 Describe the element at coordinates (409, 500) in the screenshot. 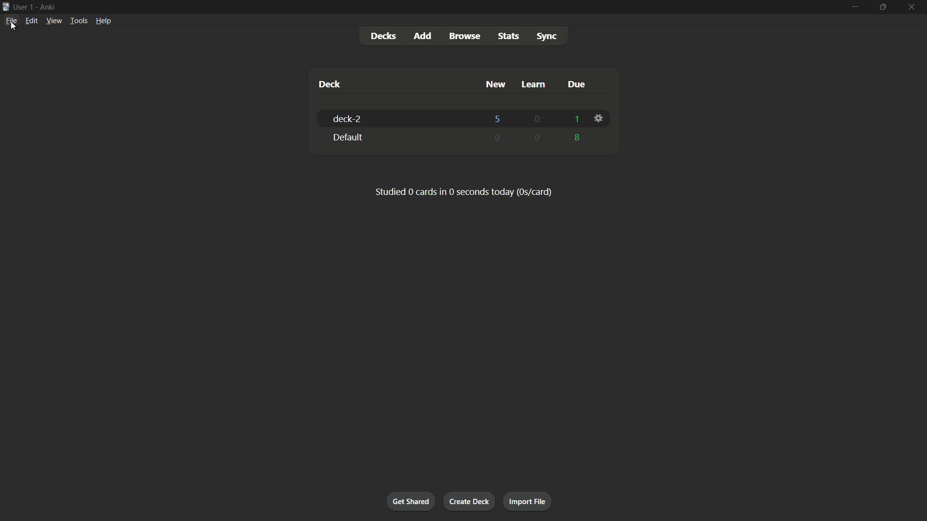

I see `Get shared` at that location.